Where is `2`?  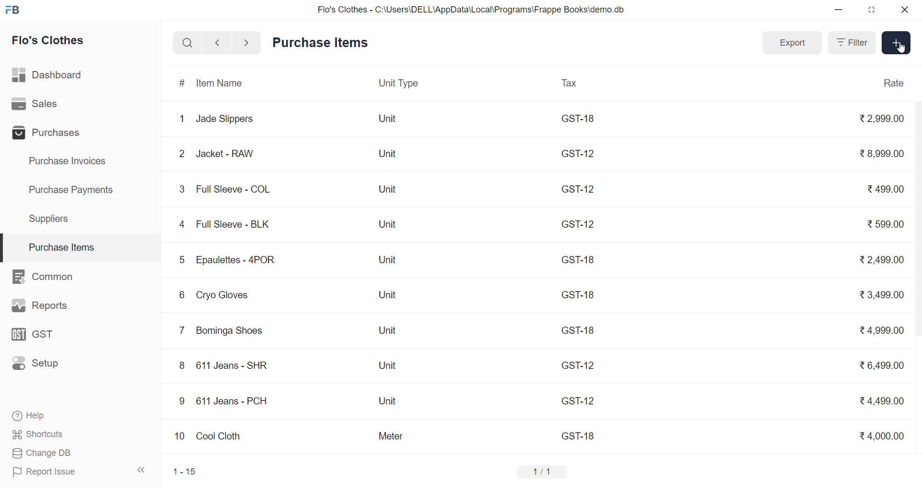 2 is located at coordinates (182, 153).